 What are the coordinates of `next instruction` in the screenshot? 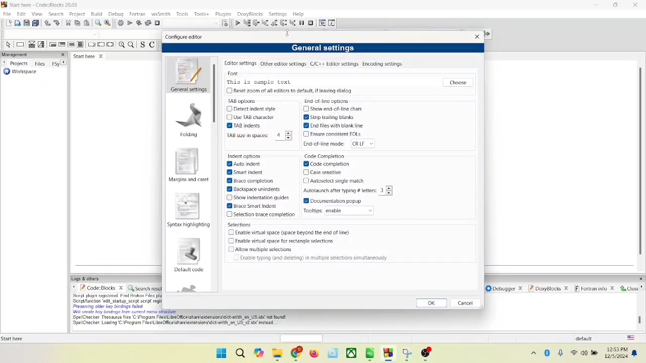 It's located at (283, 22).